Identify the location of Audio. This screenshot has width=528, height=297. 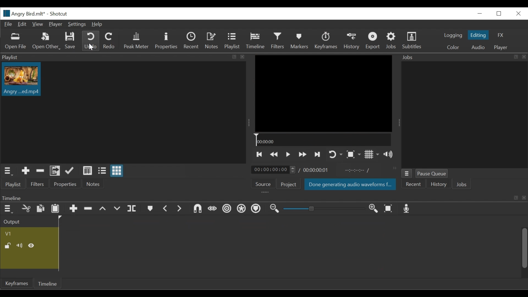
(478, 47).